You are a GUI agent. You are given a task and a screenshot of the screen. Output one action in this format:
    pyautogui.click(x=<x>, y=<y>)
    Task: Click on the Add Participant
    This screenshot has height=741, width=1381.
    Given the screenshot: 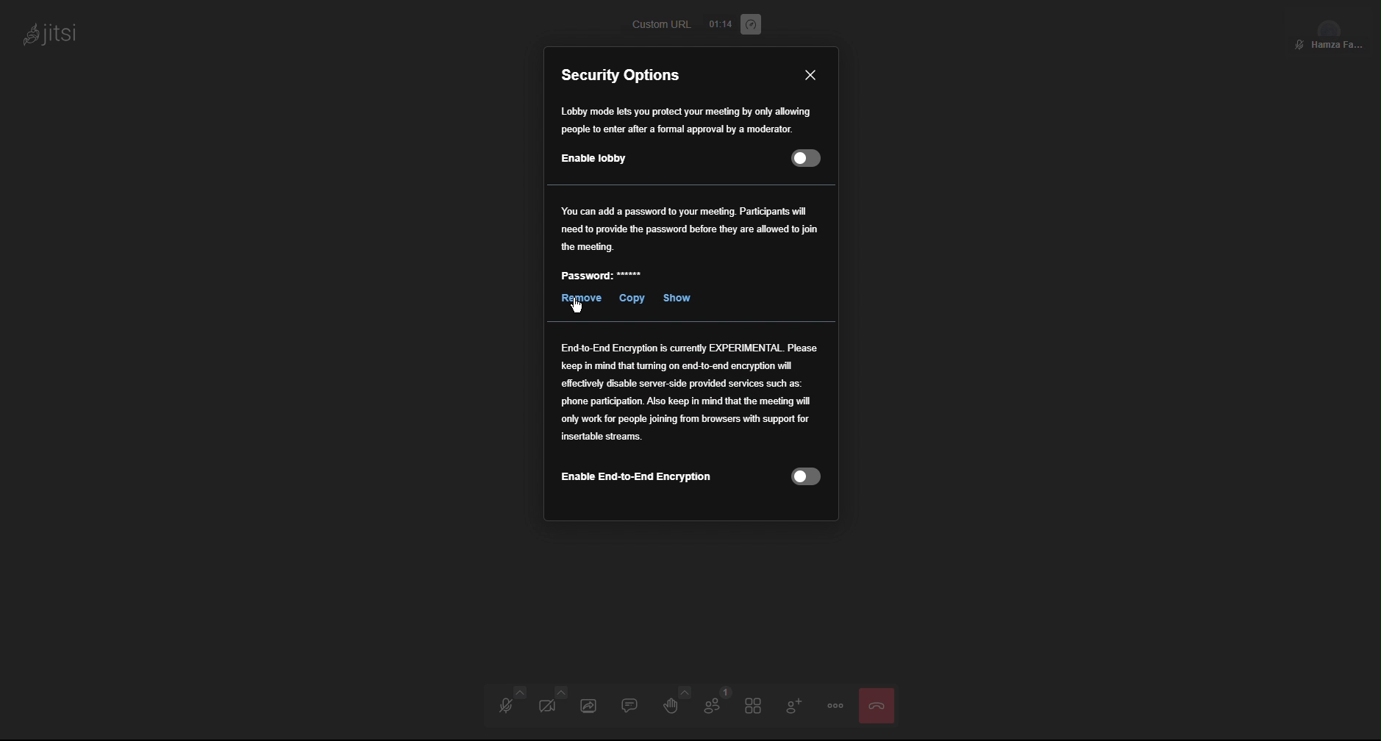 What is the action you would take?
    pyautogui.click(x=793, y=704)
    